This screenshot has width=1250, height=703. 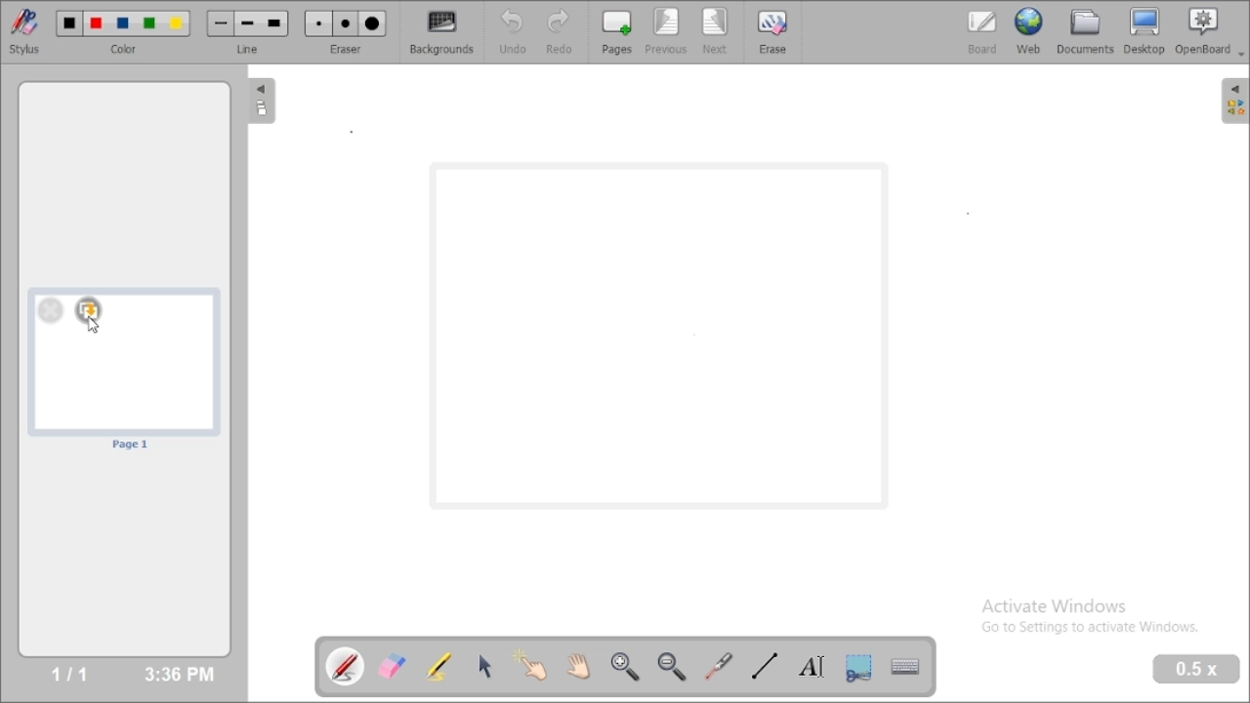 What do you see at coordinates (904, 666) in the screenshot?
I see `display virtual keyboard` at bounding box center [904, 666].